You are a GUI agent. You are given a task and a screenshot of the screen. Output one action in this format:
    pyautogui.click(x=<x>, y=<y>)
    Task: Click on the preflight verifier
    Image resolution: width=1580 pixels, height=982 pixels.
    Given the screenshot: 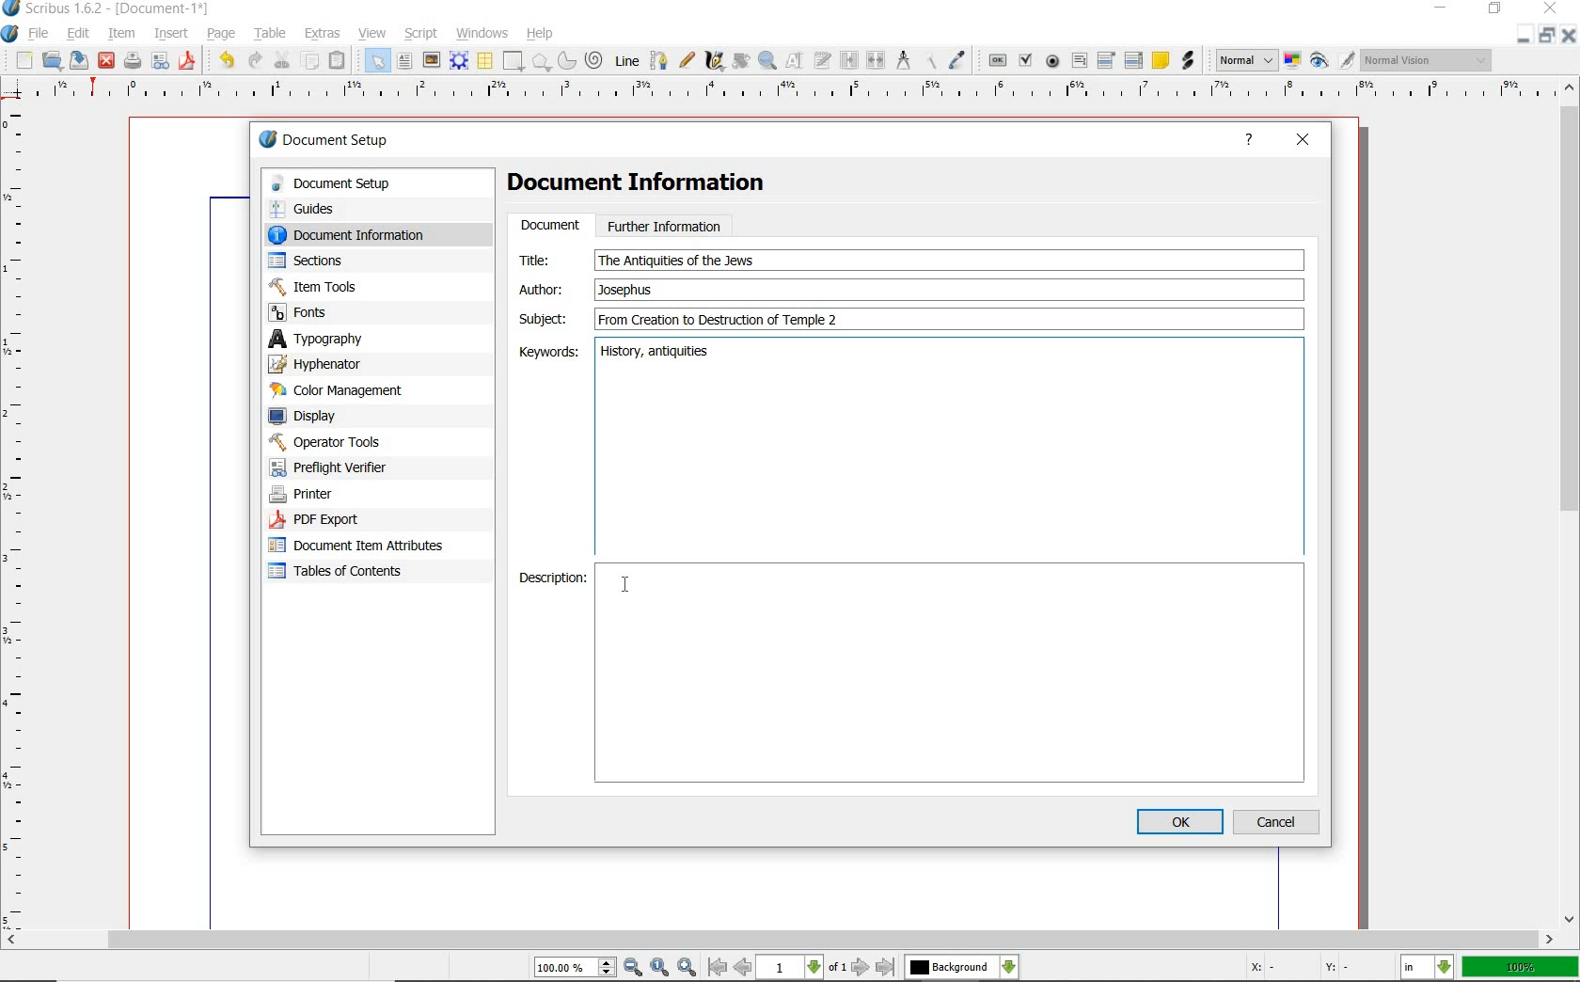 What is the action you would take?
    pyautogui.click(x=160, y=62)
    